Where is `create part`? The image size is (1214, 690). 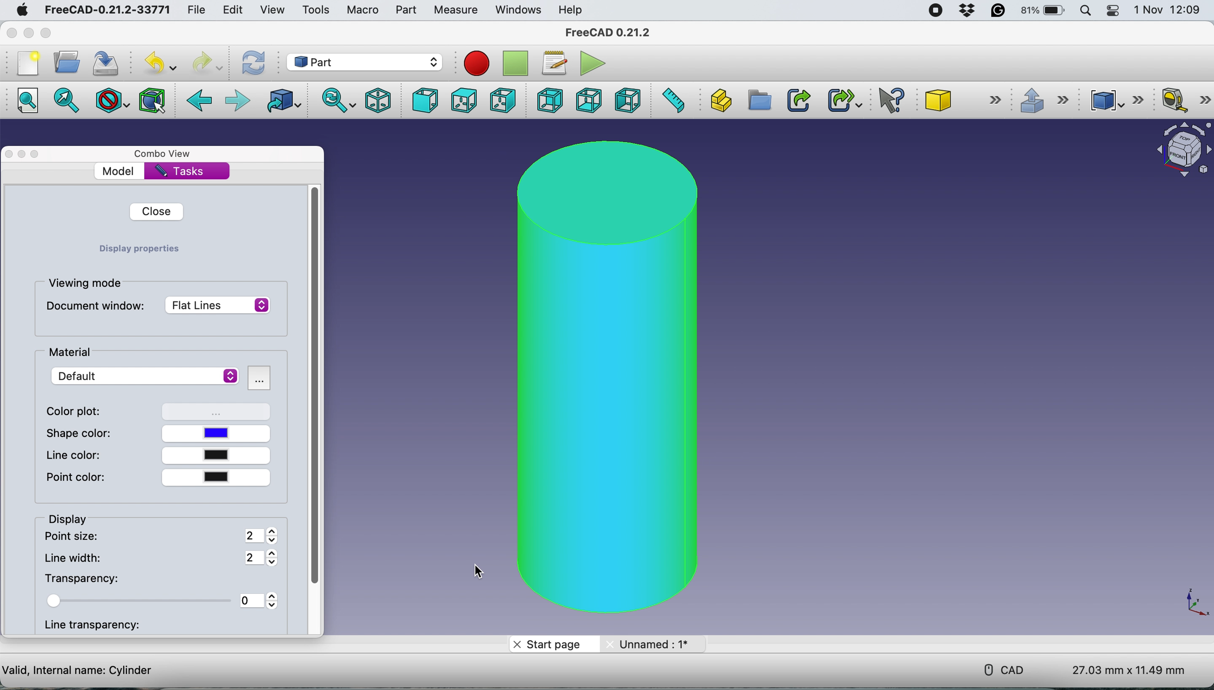 create part is located at coordinates (719, 100).